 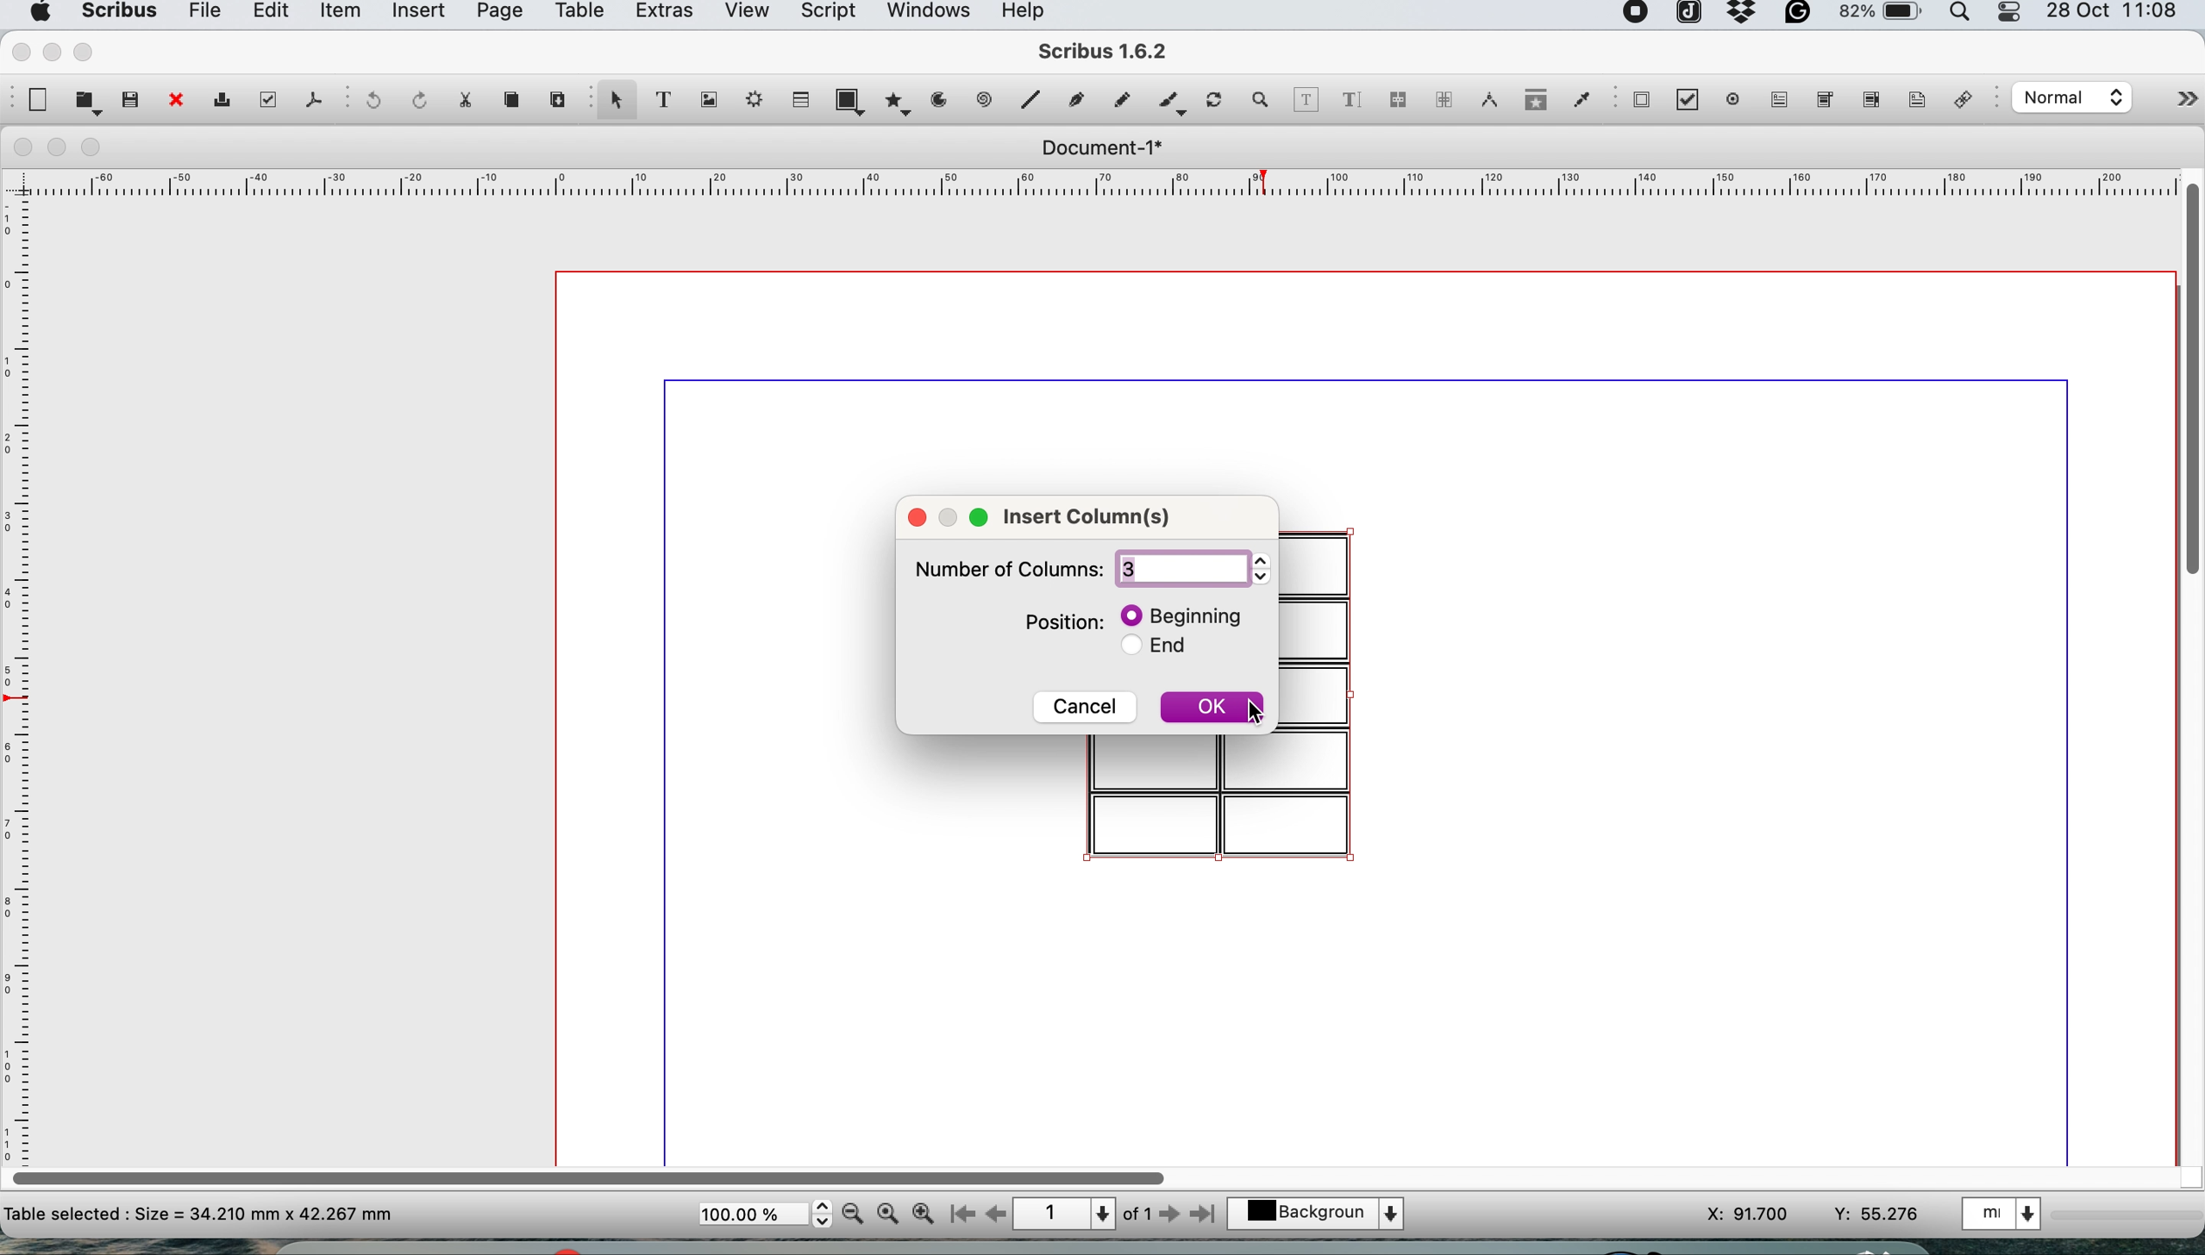 What do you see at coordinates (312, 99) in the screenshot?
I see `save as pdf` at bounding box center [312, 99].